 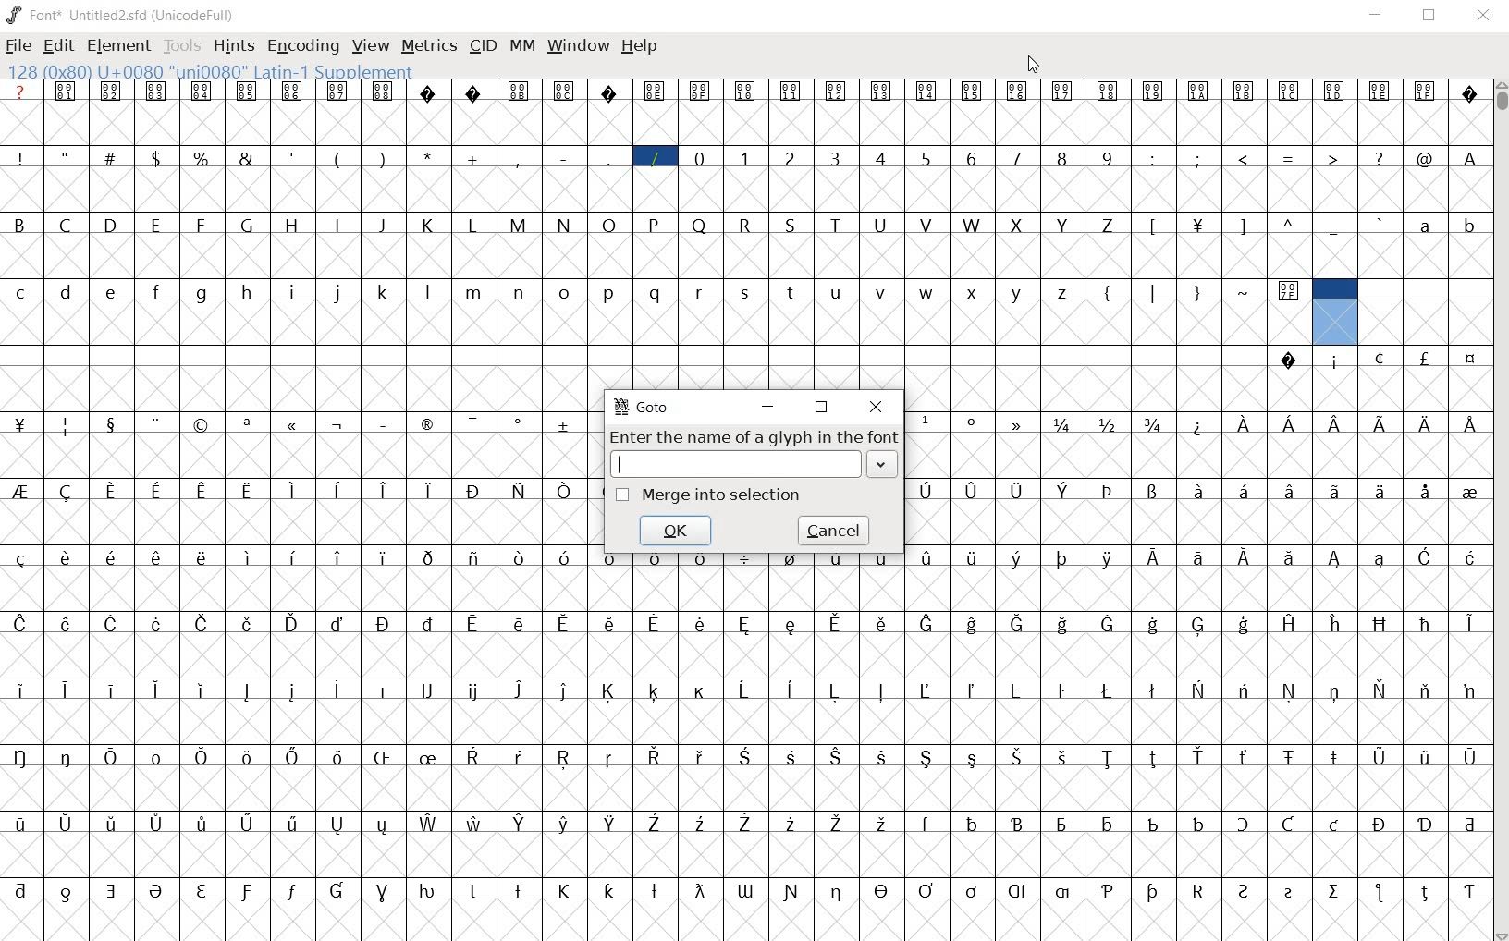 I want to click on /, so click(x=655, y=156).